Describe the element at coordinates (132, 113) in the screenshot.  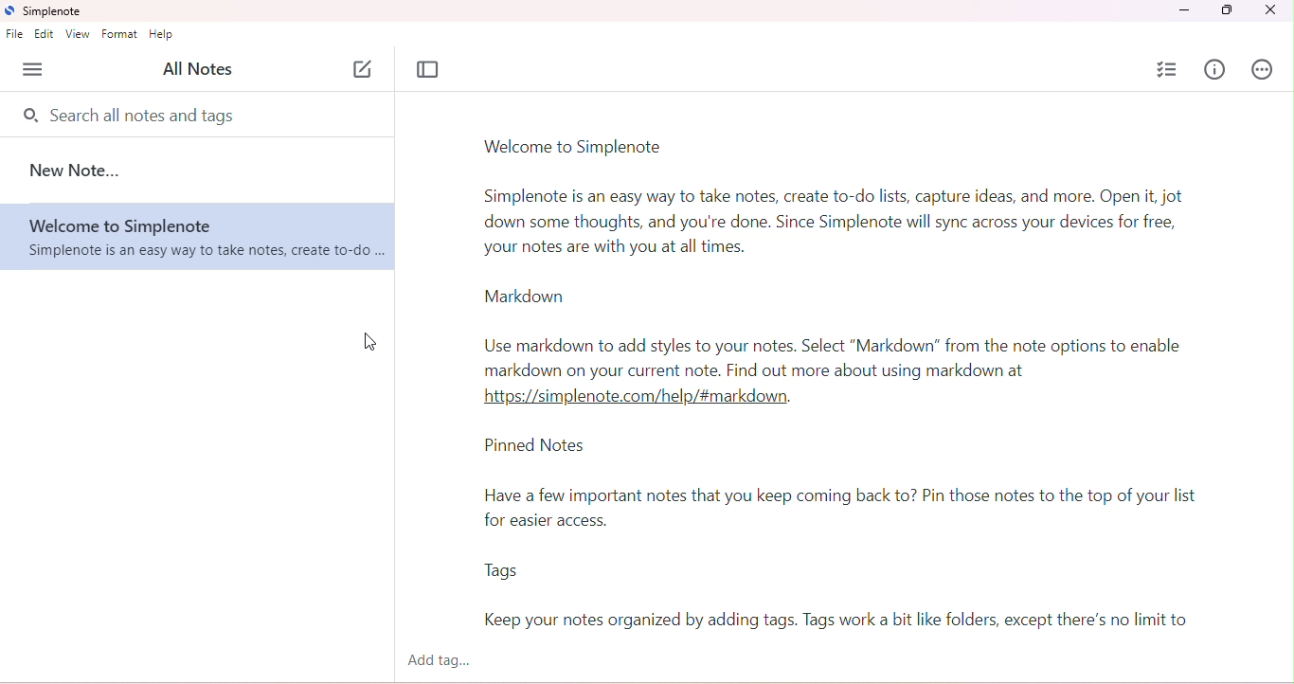
I see `search bar` at that location.